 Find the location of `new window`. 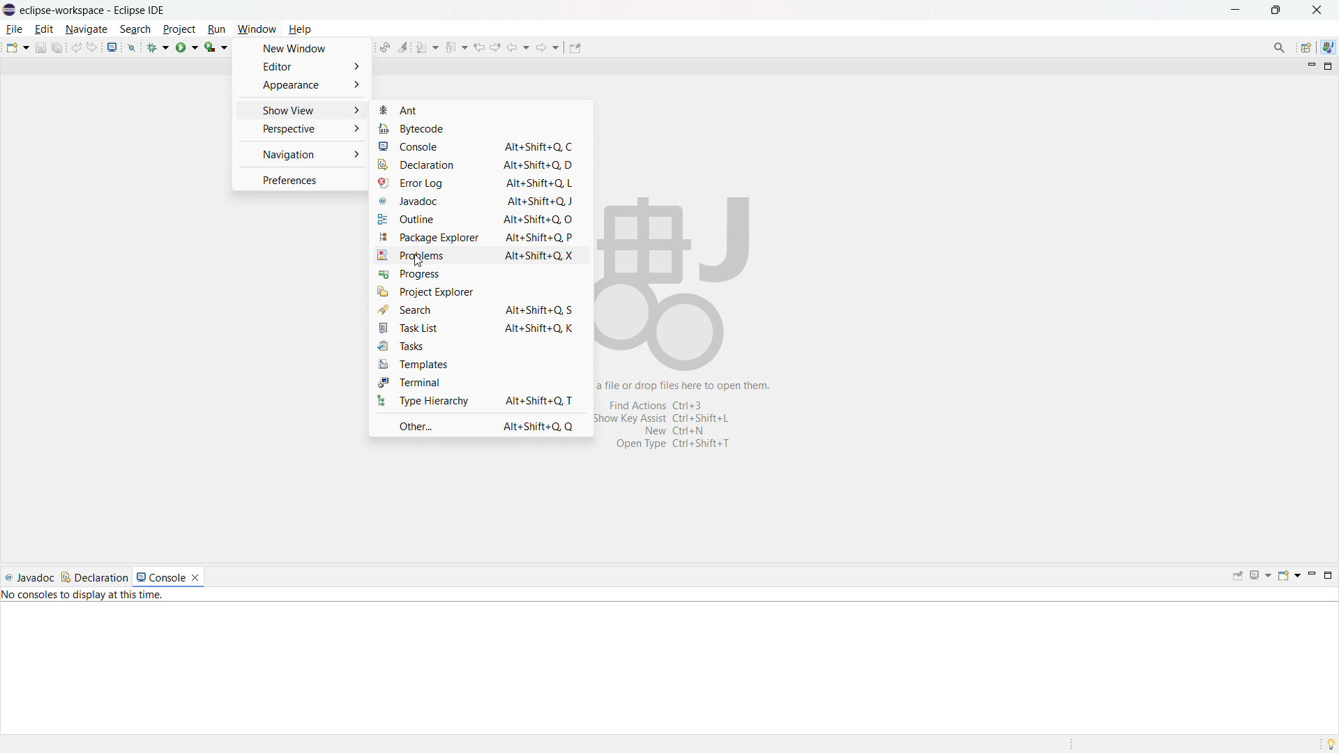

new window is located at coordinates (301, 47).